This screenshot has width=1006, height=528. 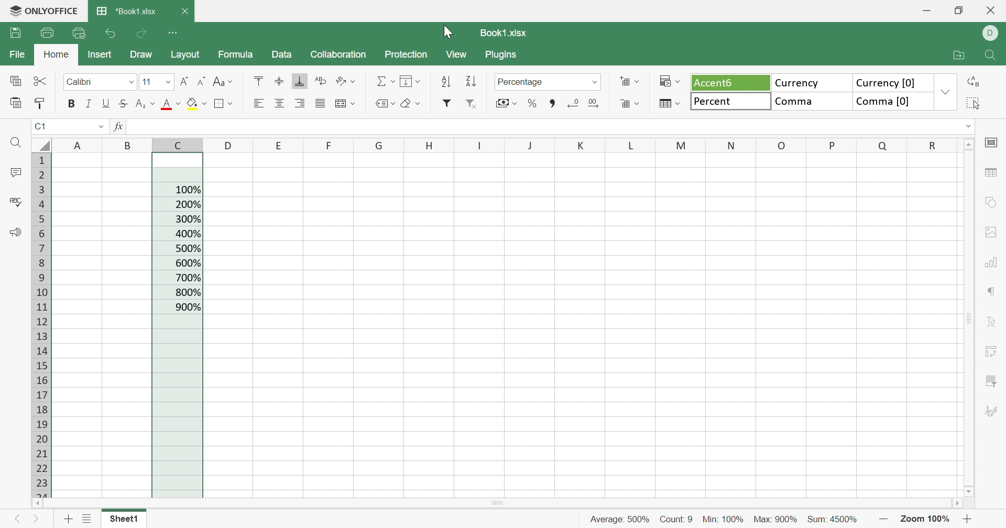 I want to click on Superscript / subscript, so click(x=145, y=103).